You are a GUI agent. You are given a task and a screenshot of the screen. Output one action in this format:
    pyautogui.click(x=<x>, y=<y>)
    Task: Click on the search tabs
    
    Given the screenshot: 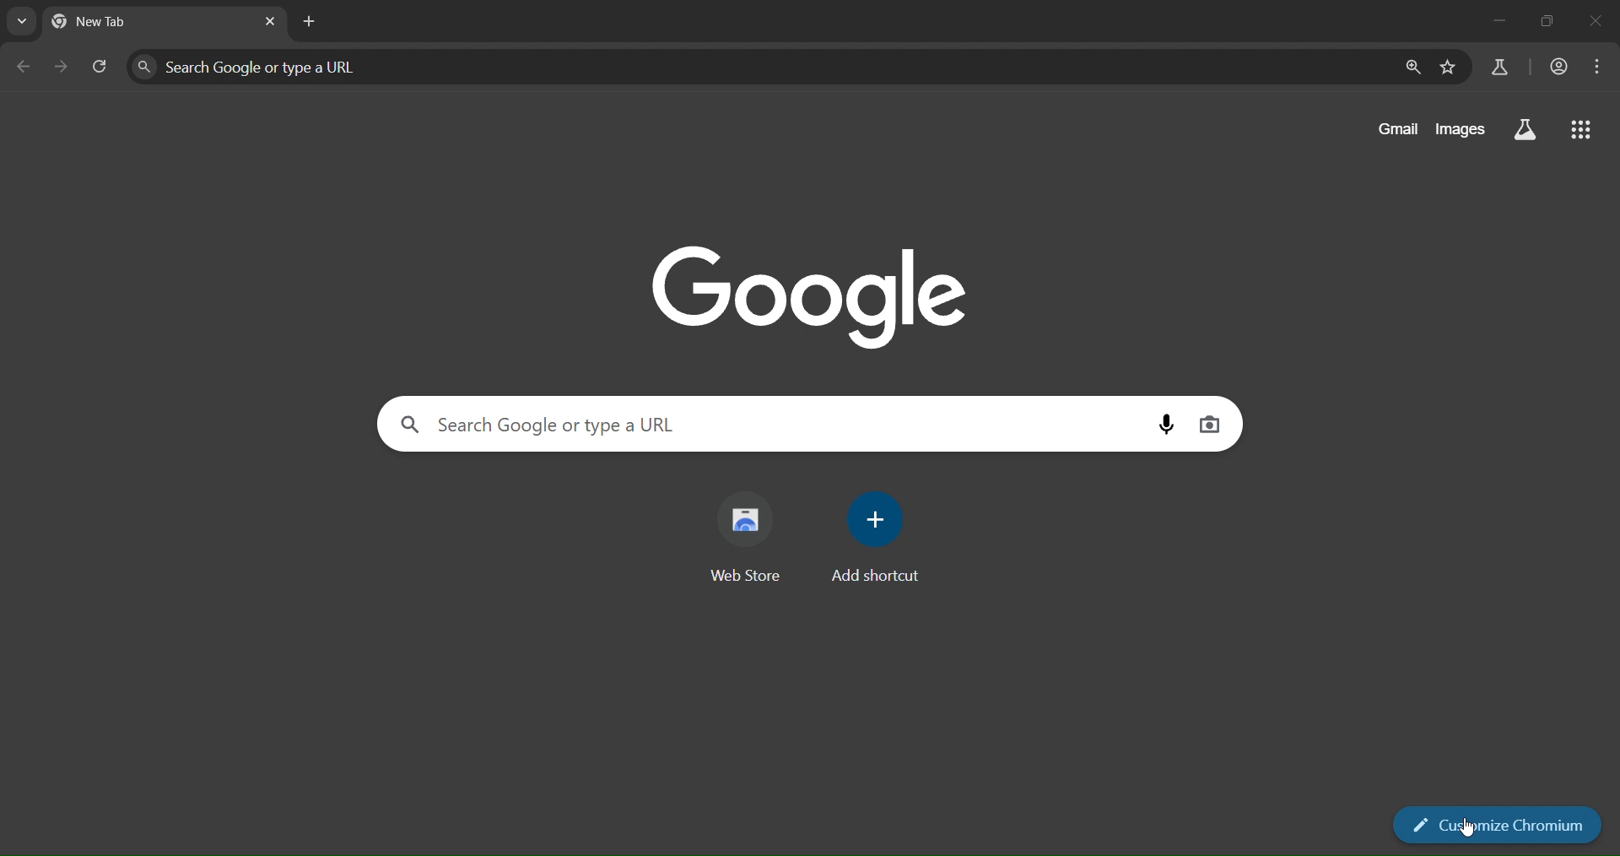 What is the action you would take?
    pyautogui.click(x=24, y=23)
    